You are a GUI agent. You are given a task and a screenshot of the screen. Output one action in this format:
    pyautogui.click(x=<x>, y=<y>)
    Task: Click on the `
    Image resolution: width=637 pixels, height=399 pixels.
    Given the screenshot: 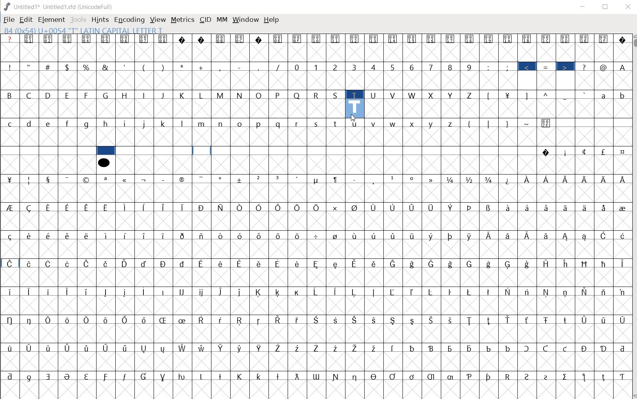 What is the action you would take?
    pyautogui.click(x=585, y=94)
    